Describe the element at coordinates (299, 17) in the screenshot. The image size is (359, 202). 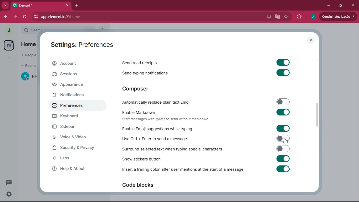
I see `extensions` at that location.